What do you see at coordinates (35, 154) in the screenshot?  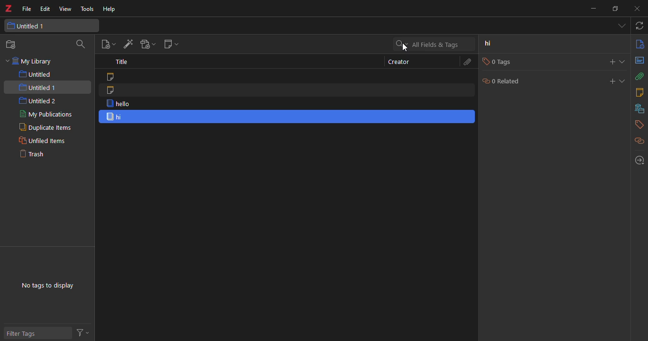 I see `trash` at bounding box center [35, 154].